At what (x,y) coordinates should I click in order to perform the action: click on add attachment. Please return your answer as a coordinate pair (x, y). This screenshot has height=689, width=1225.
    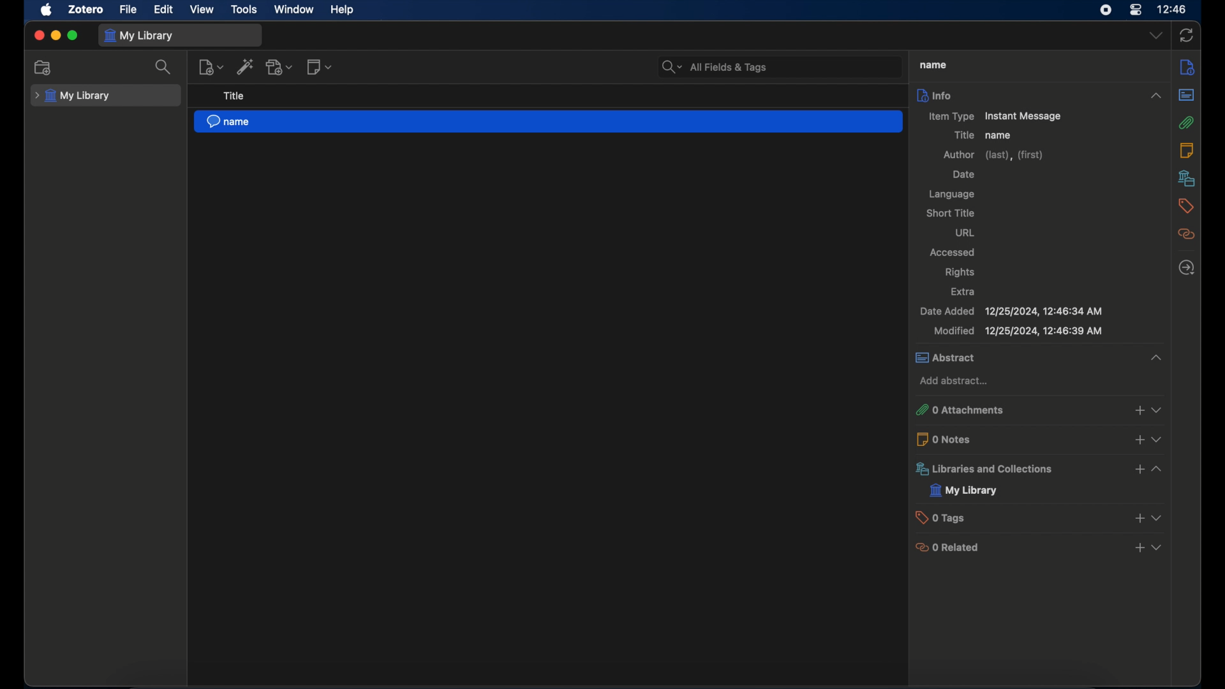
    Looking at the image, I should click on (281, 67).